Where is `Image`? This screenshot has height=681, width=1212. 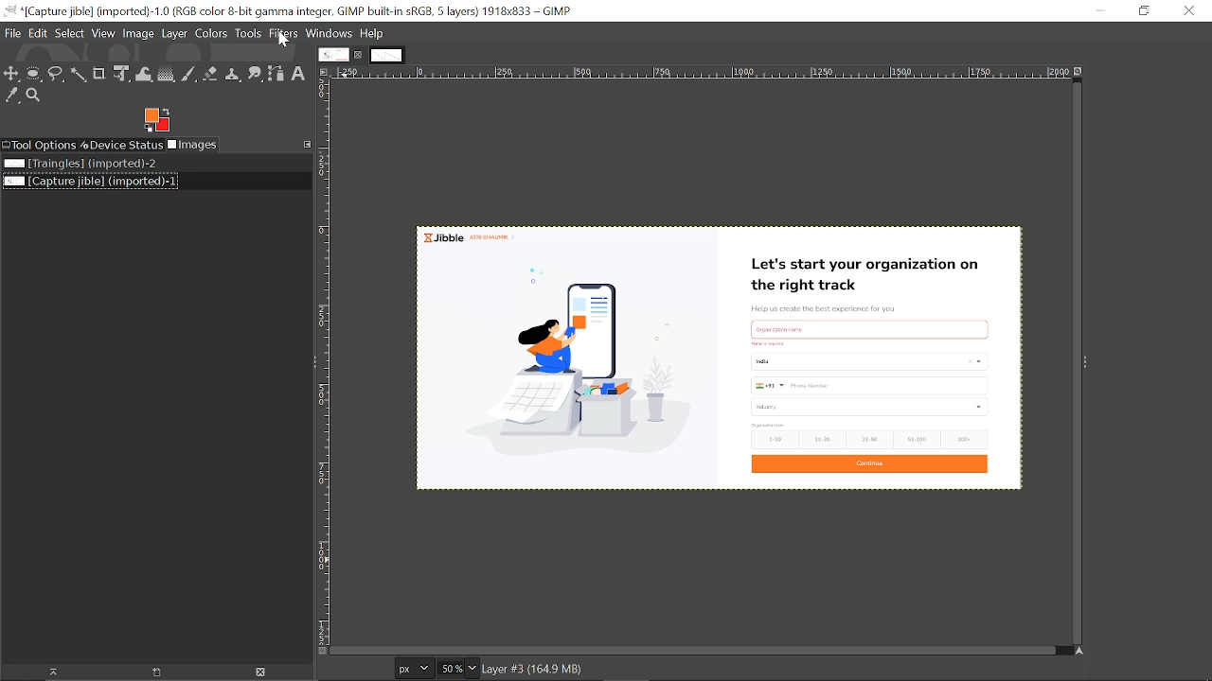
Image is located at coordinates (139, 34).